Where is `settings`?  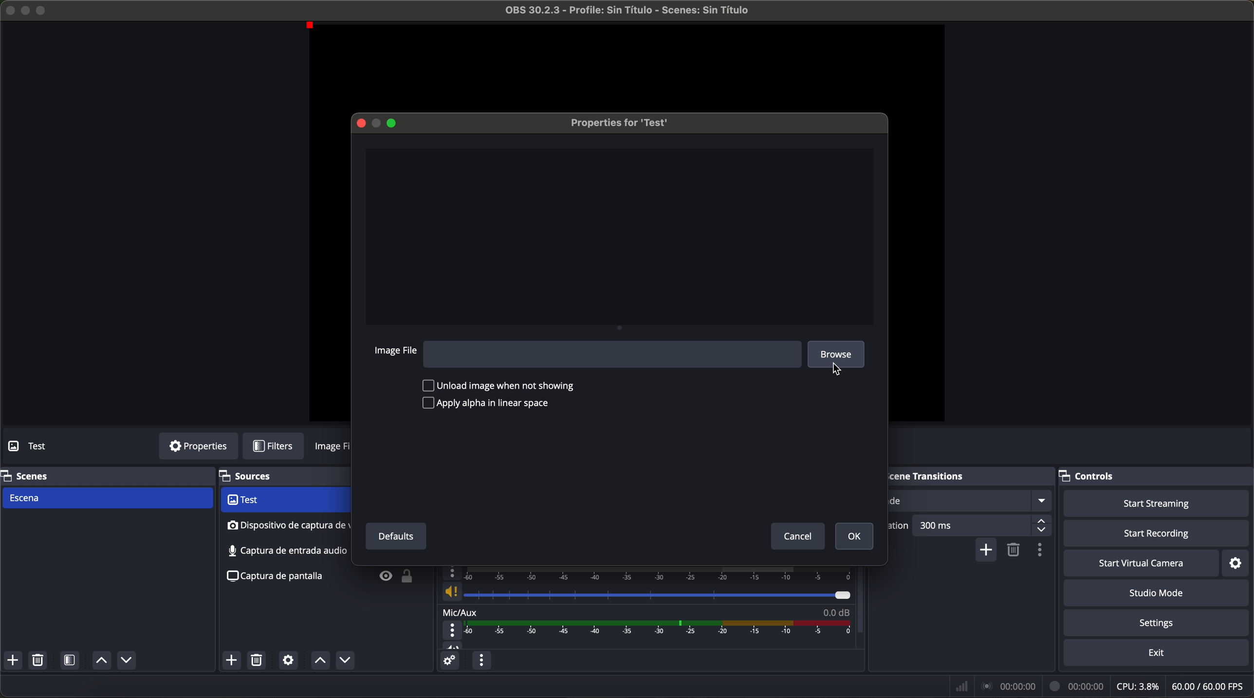
settings is located at coordinates (1159, 624).